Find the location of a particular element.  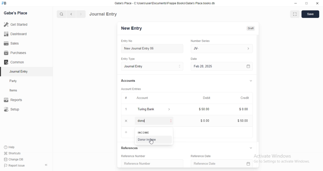

Entry Type is located at coordinates (152, 66).